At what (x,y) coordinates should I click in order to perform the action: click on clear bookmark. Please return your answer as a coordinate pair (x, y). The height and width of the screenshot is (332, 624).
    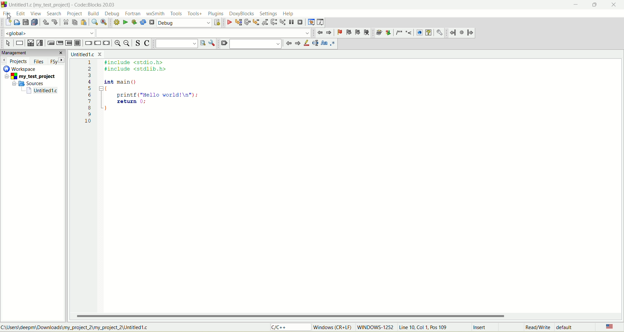
    Looking at the image, I should click on (367, 32).